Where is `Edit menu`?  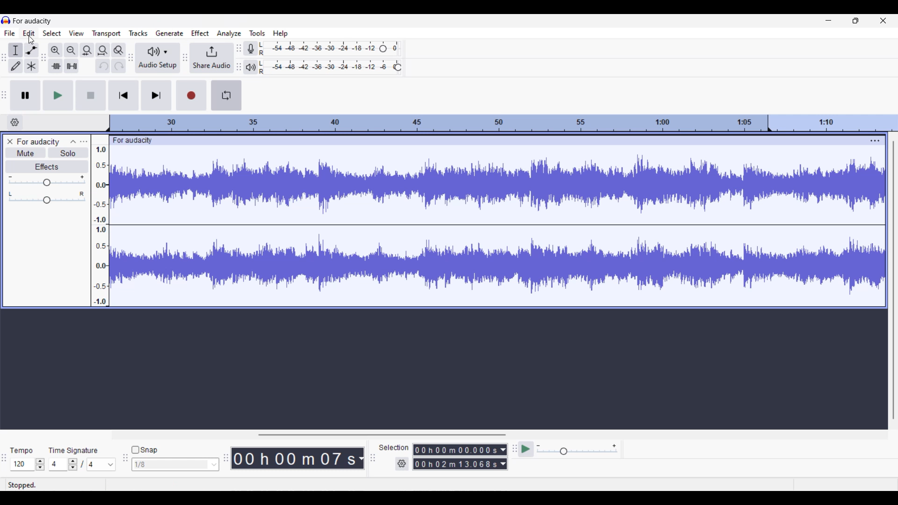 Edit menu is located at coordinates (29, 33).